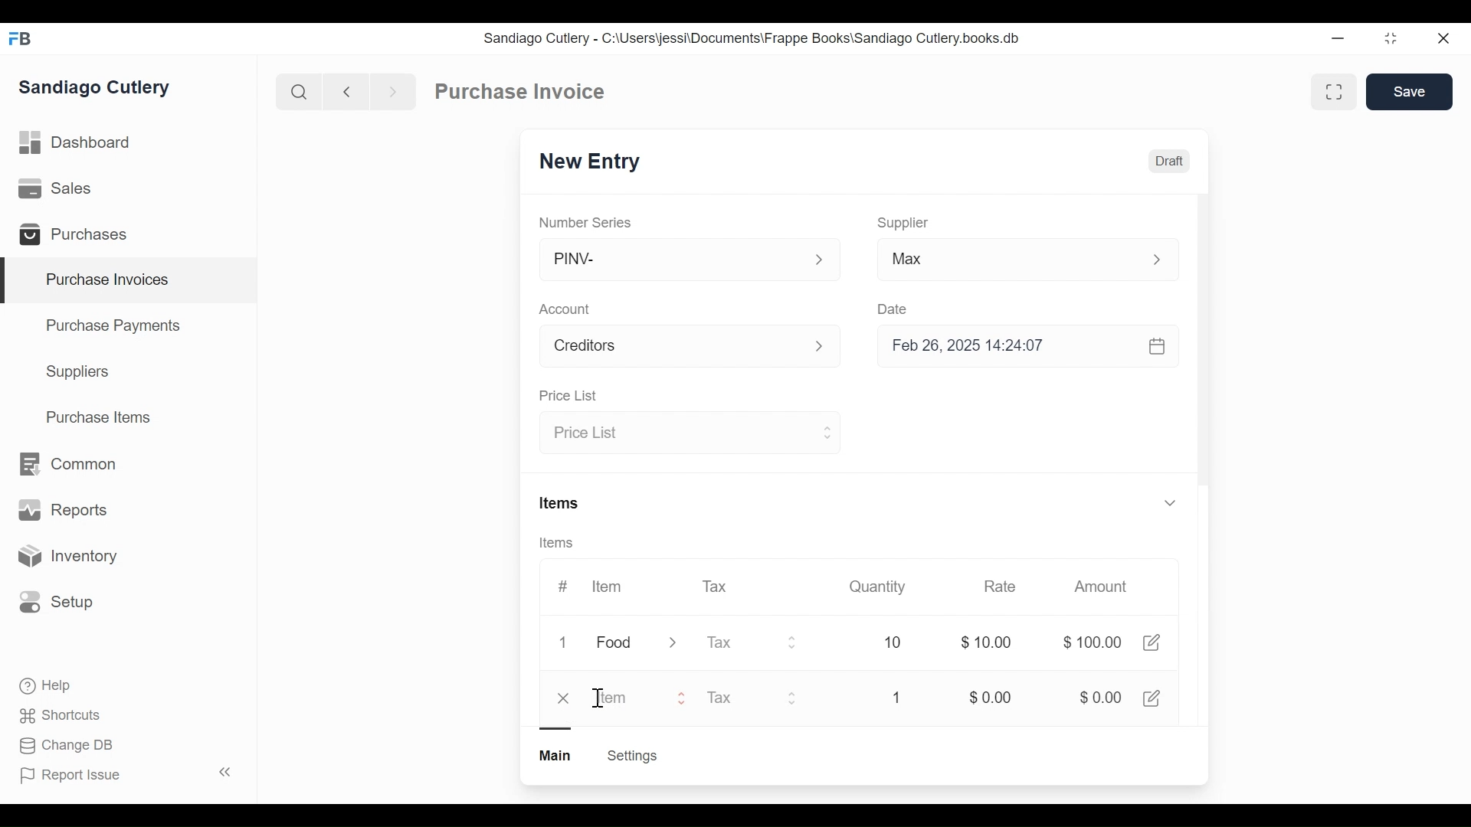 The height and width of the screenshot is (827, 1471). What do you see at coordinates (820, 260) in the screenshot?
I see `Expand` at bounding box center [820, 260].